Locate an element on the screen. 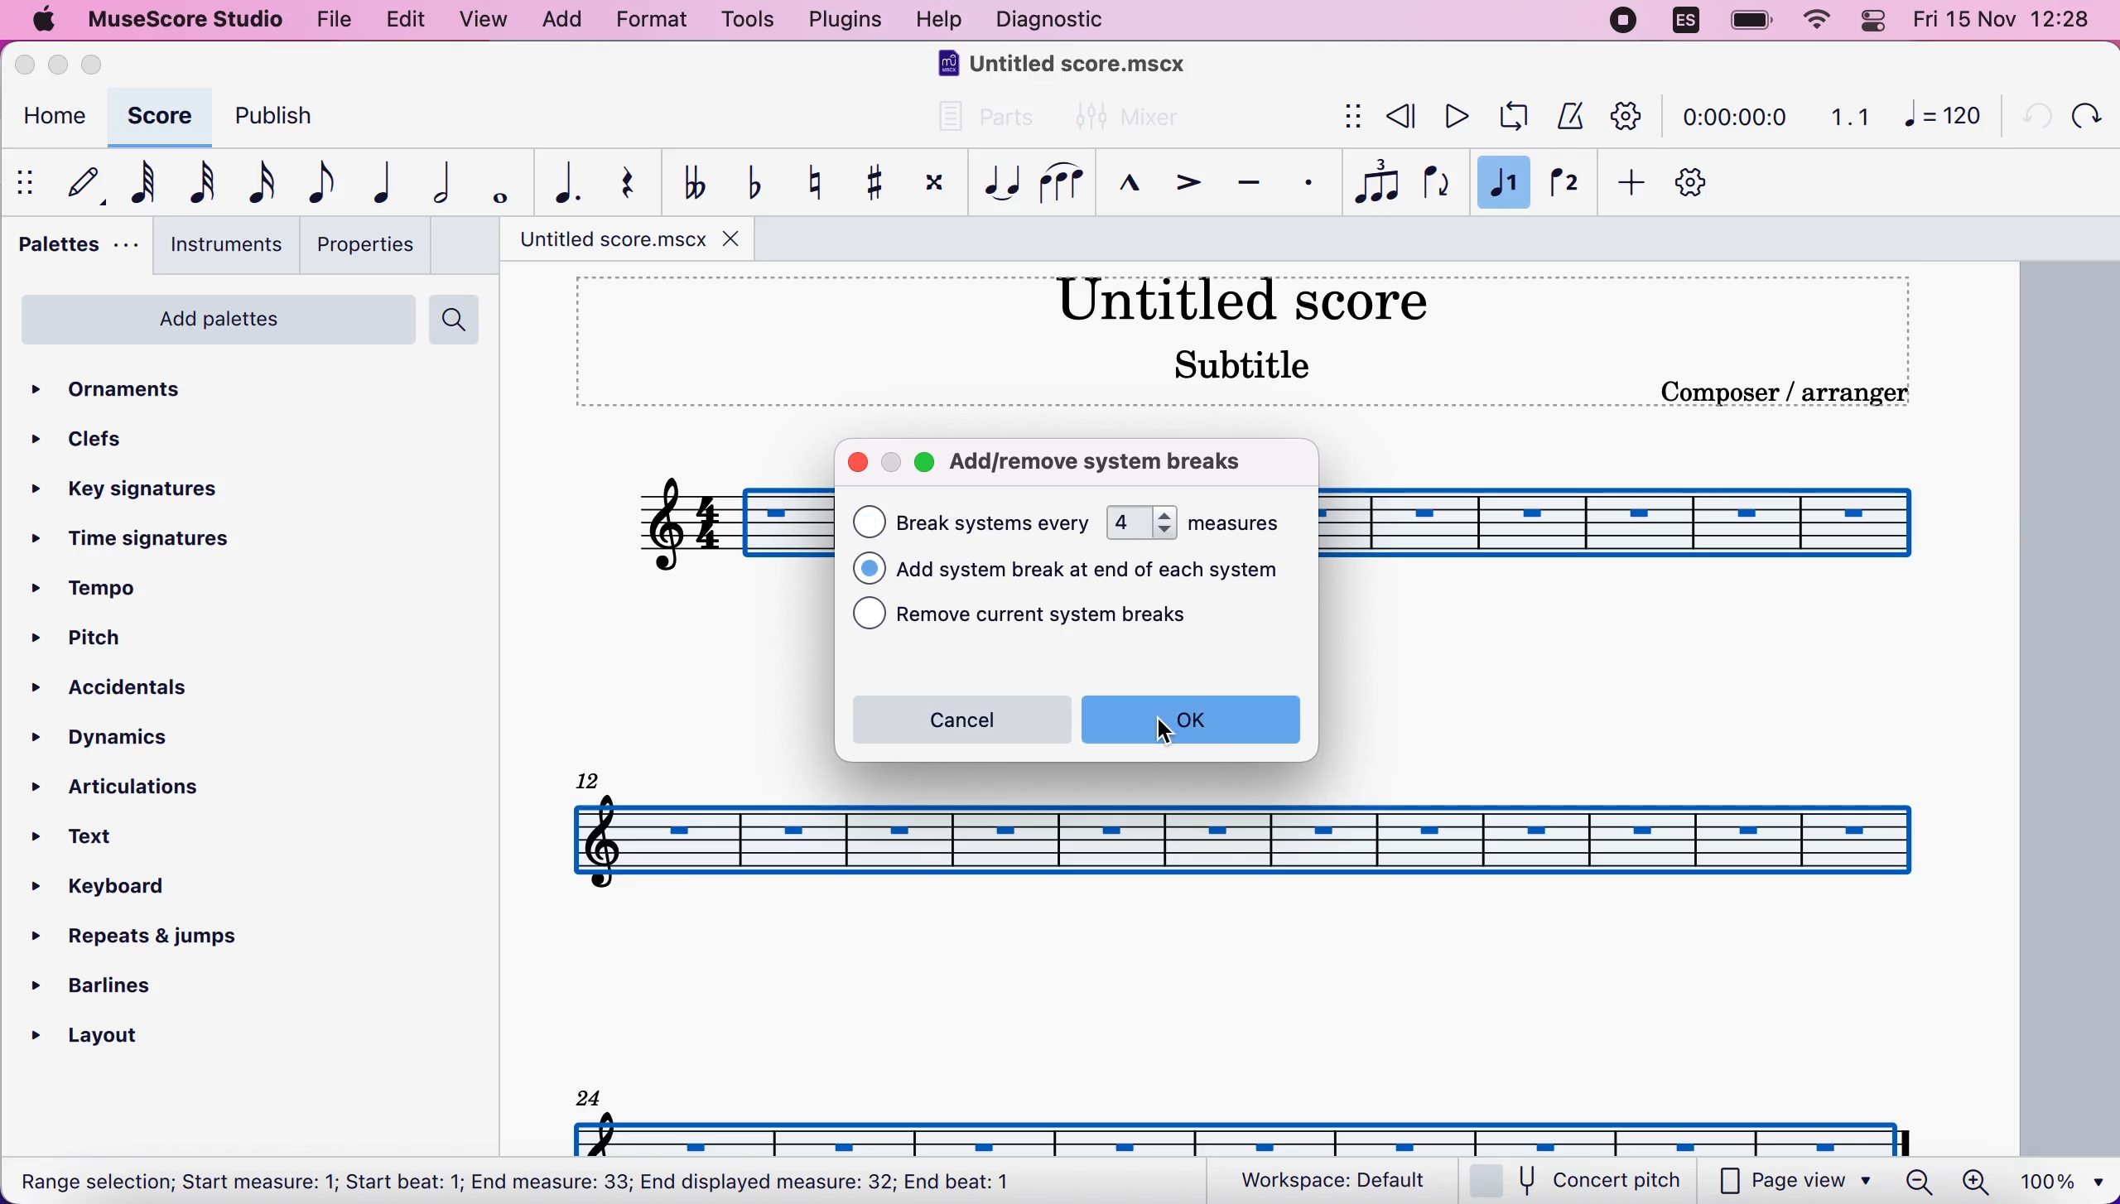 This screenshot has height=1204, width=2120. score is located at coordinates (1247, 1133).